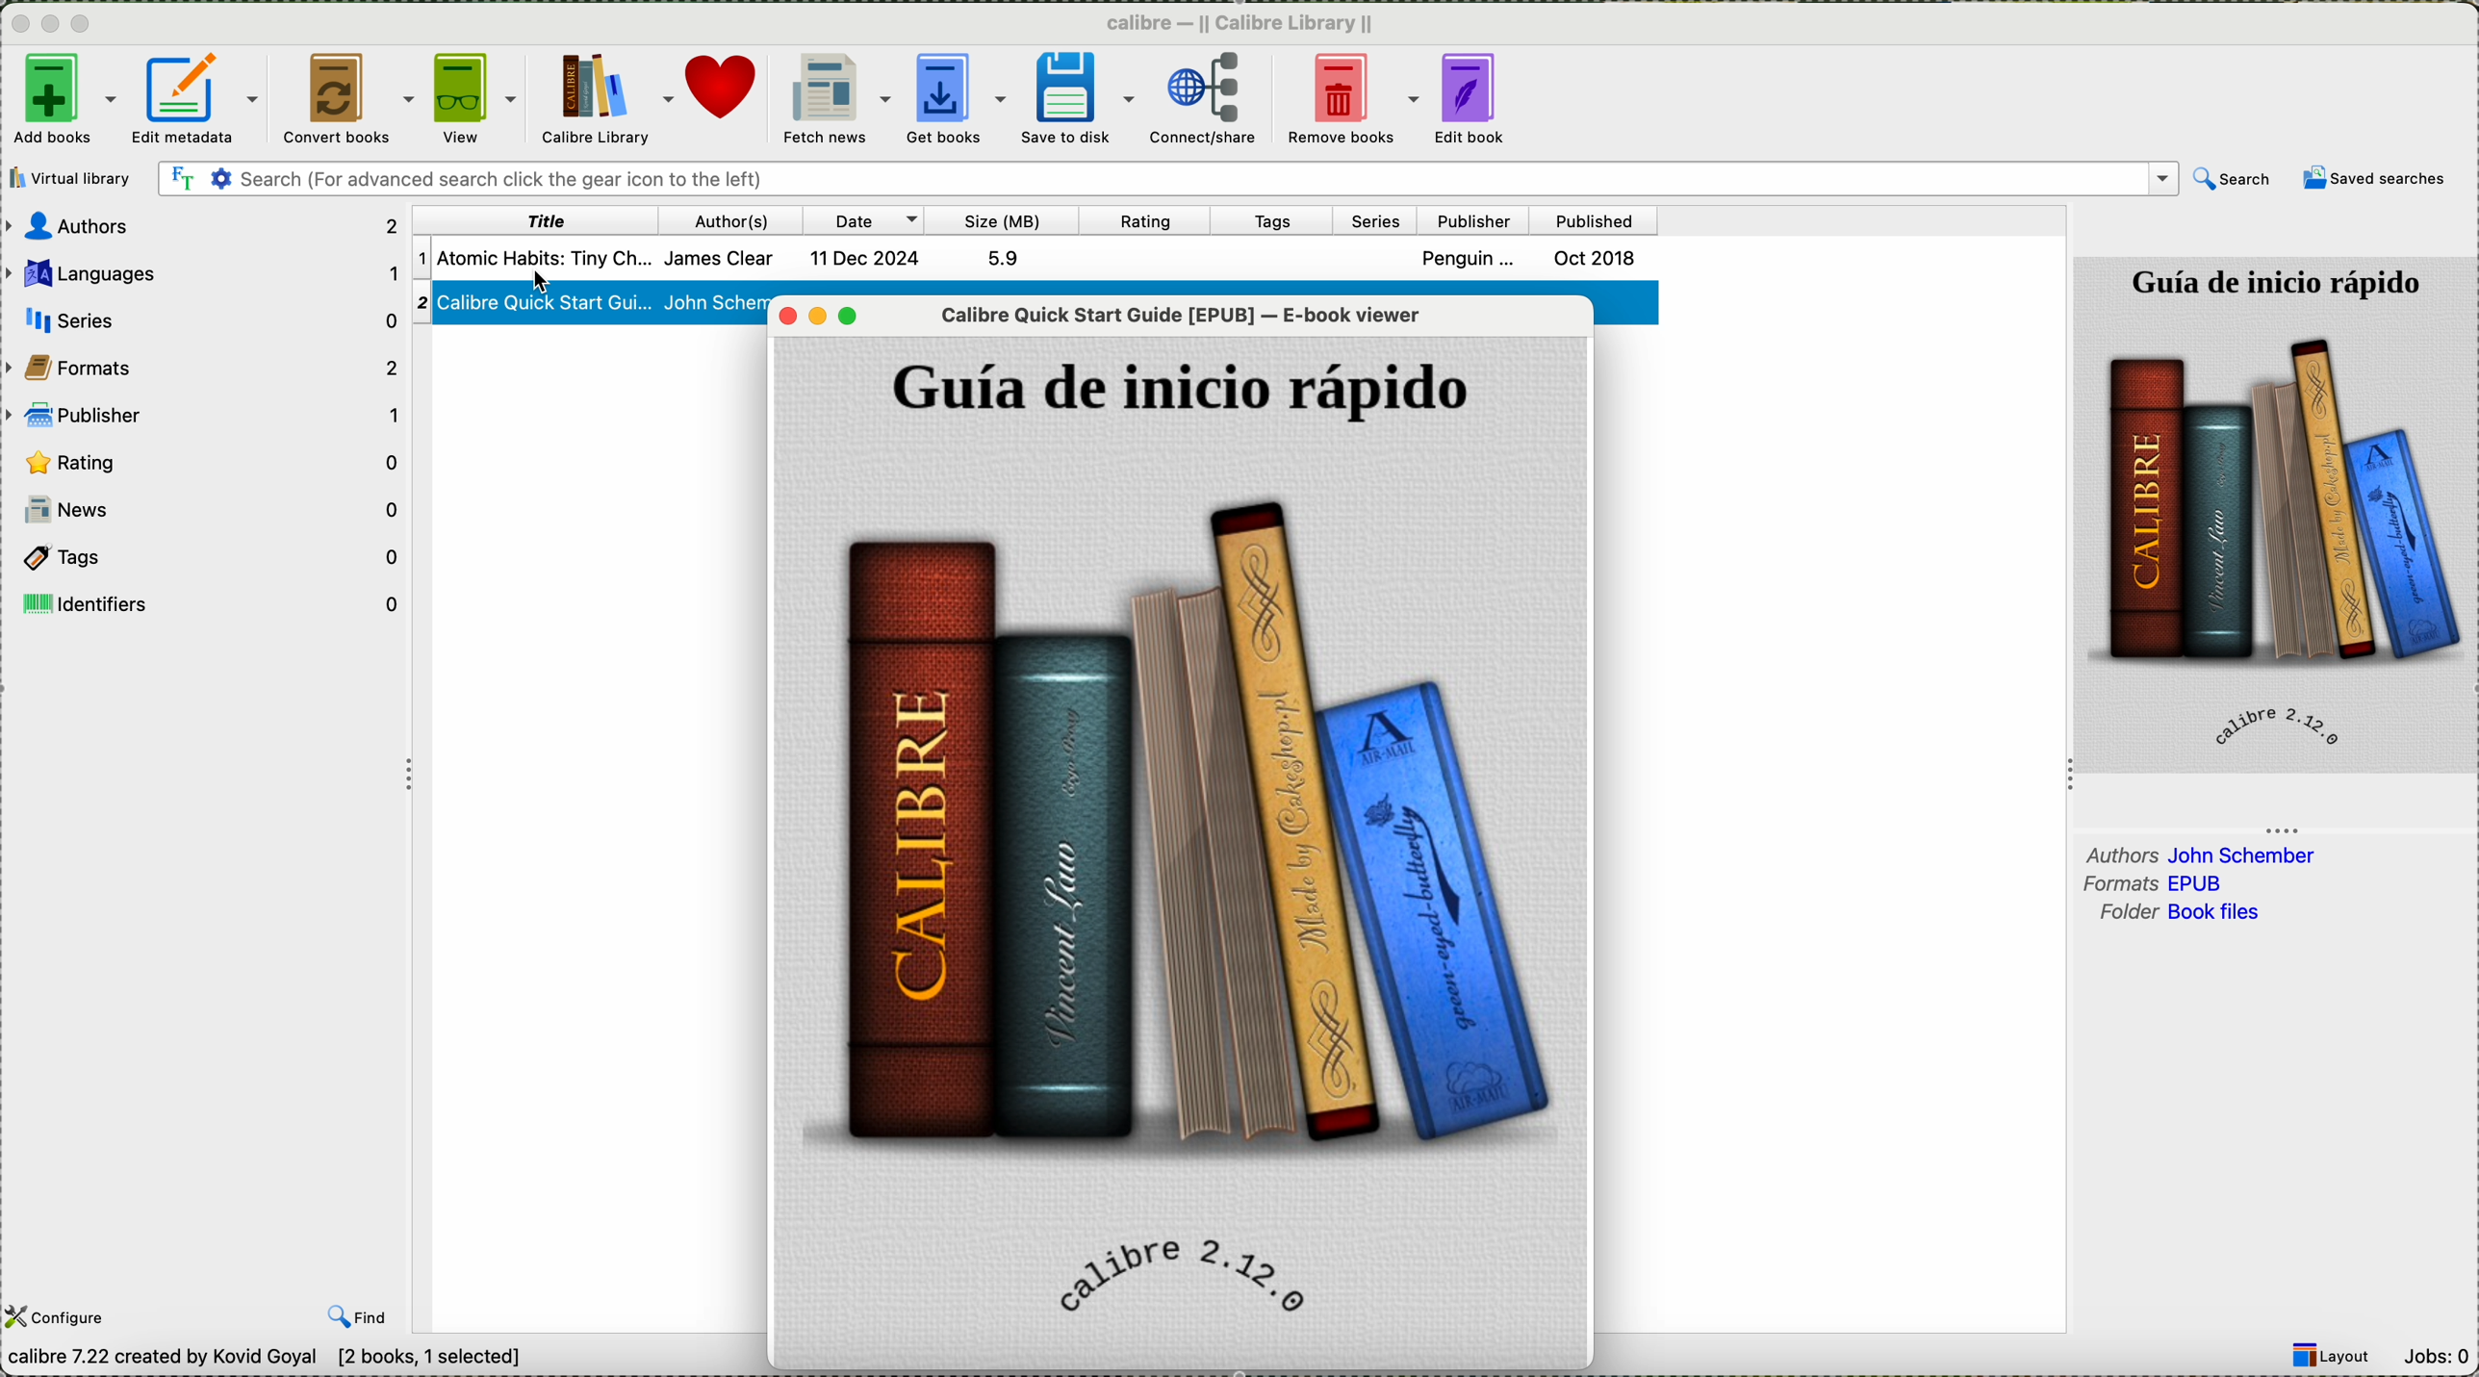 Image resolution: width=2479 pixels, height=1377 pixels. I want to click on saved searches, so click(2375, 179).